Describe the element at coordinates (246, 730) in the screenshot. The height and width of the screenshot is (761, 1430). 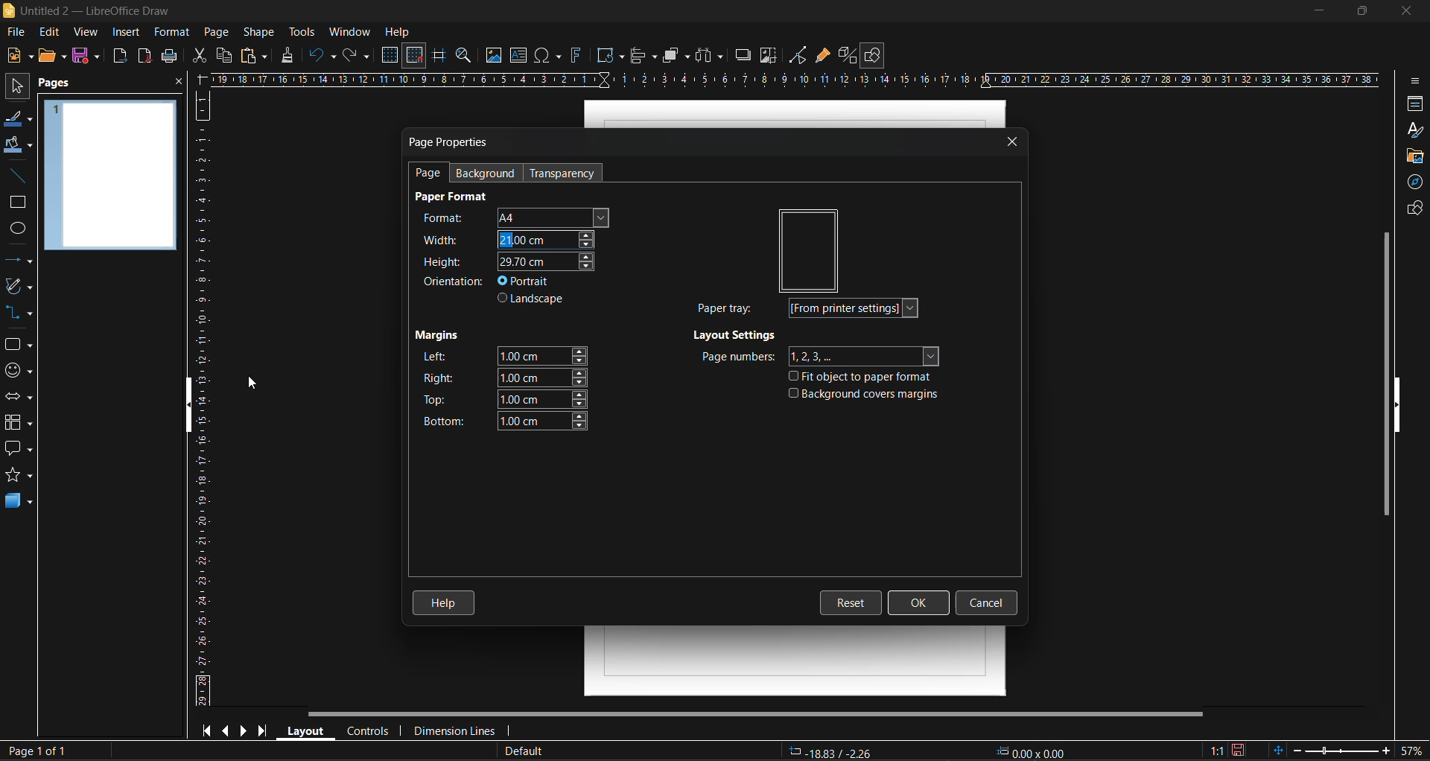
I see `next` at that location.